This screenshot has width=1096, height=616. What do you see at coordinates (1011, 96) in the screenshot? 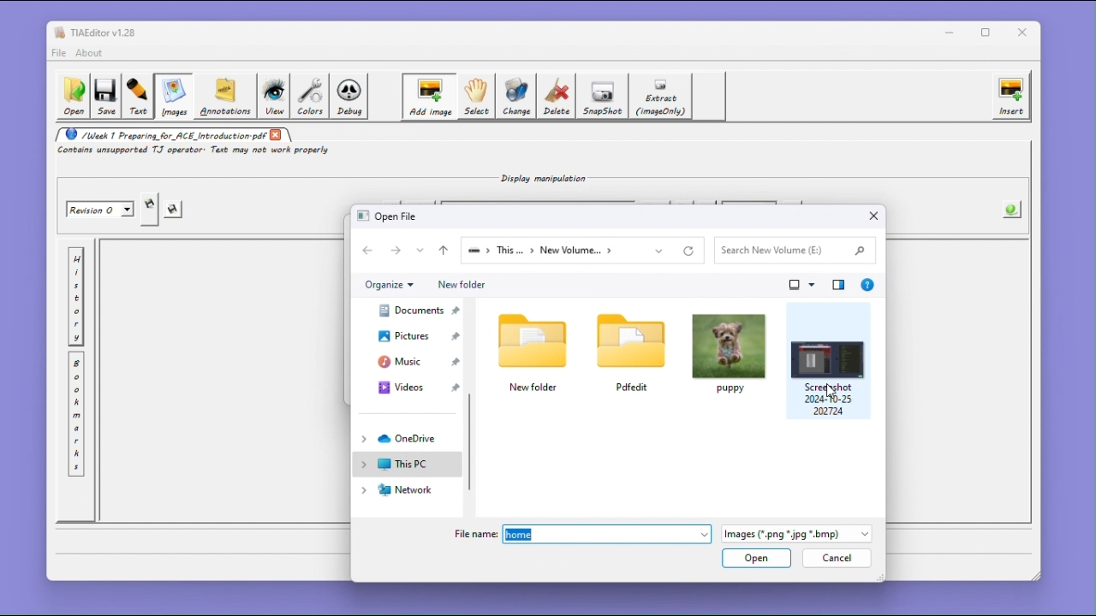
I see `insert` at bounding box center [1011, 96].